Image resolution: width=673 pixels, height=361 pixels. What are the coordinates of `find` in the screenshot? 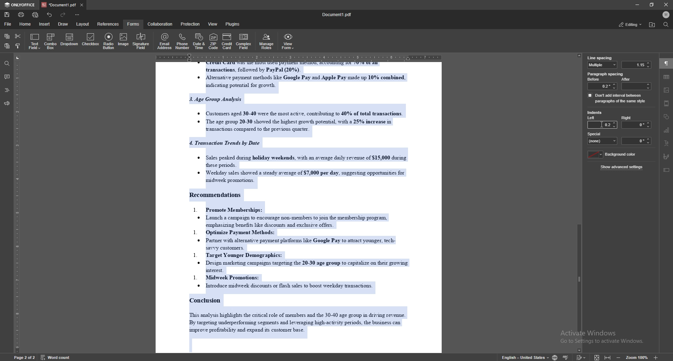 It's located at (666, 25).